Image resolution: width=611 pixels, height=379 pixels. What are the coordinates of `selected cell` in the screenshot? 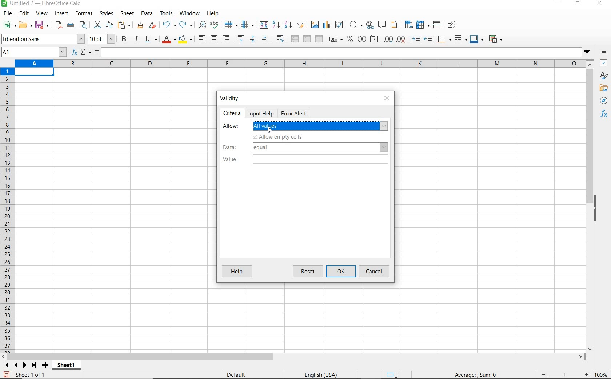 It's located at (35, 73).